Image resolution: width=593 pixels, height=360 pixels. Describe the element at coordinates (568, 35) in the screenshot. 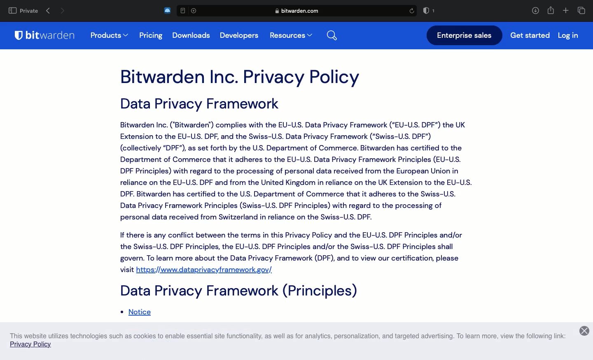

I see `login` at that location.